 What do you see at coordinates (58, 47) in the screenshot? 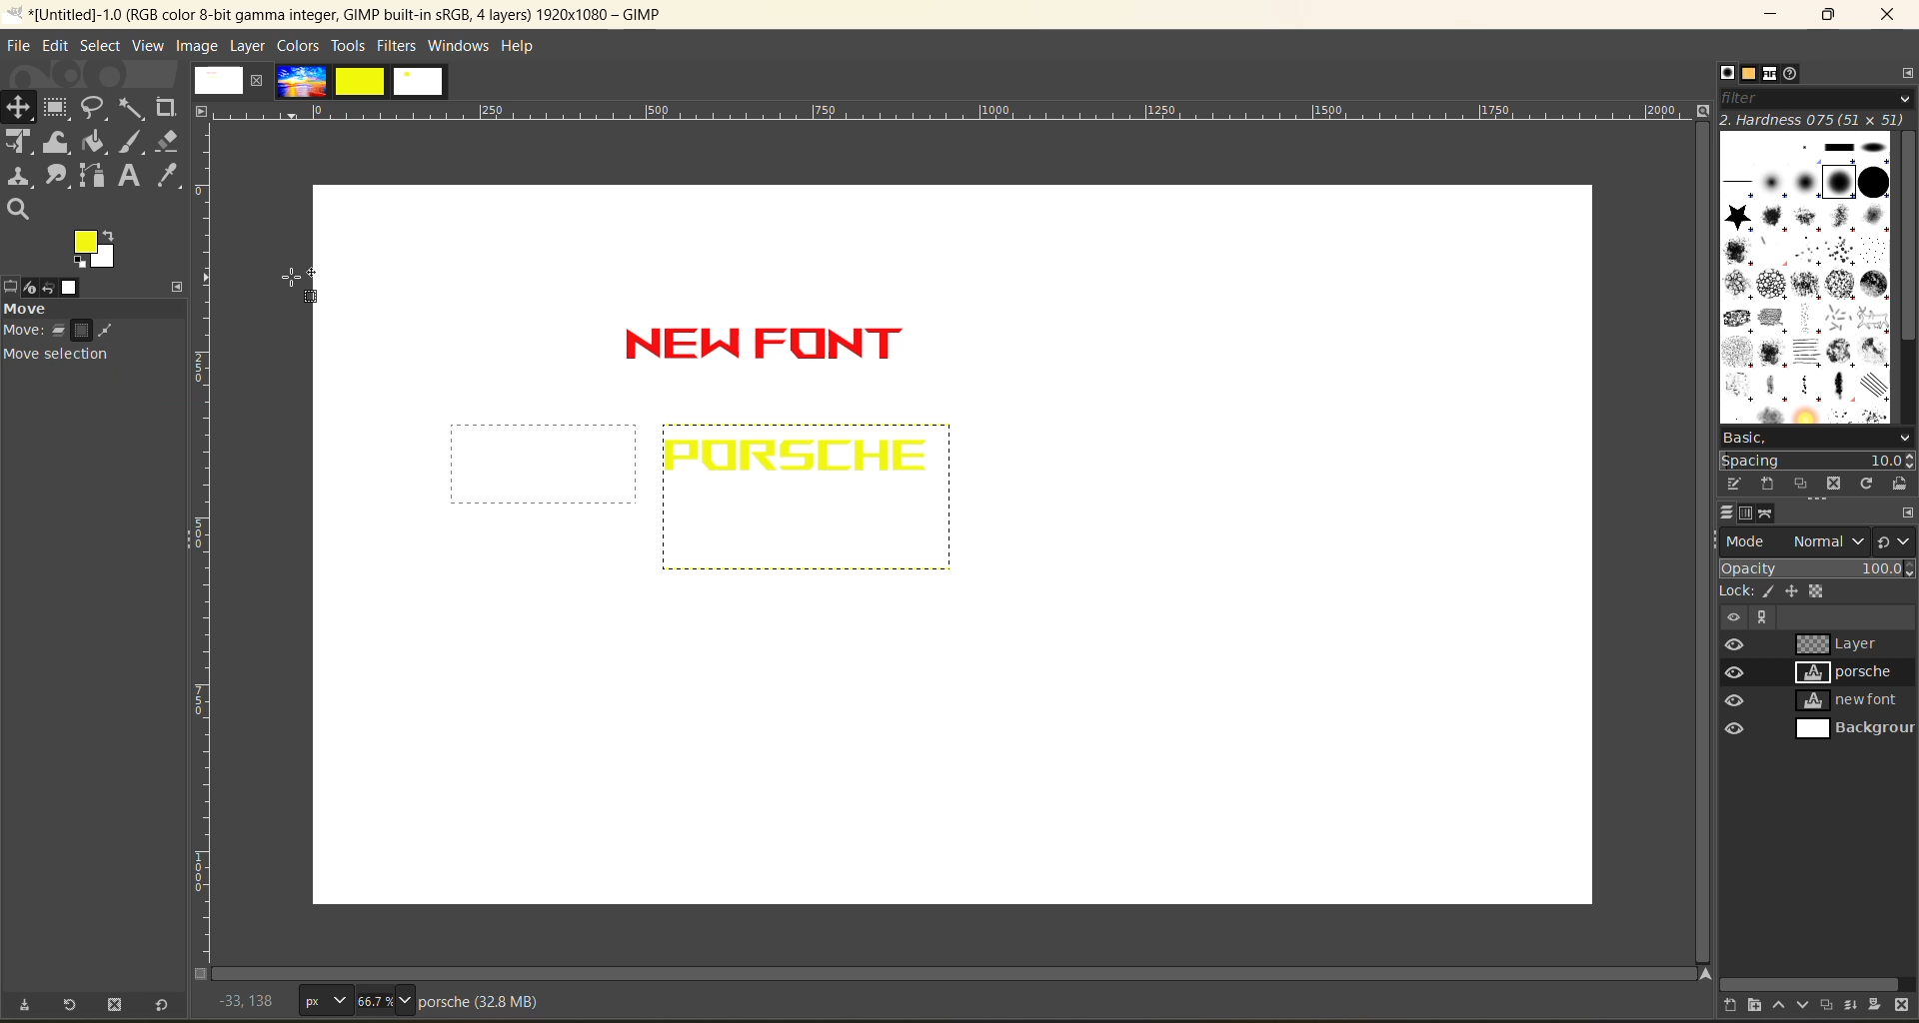
I see `edit` at bounding box center [58, 47].